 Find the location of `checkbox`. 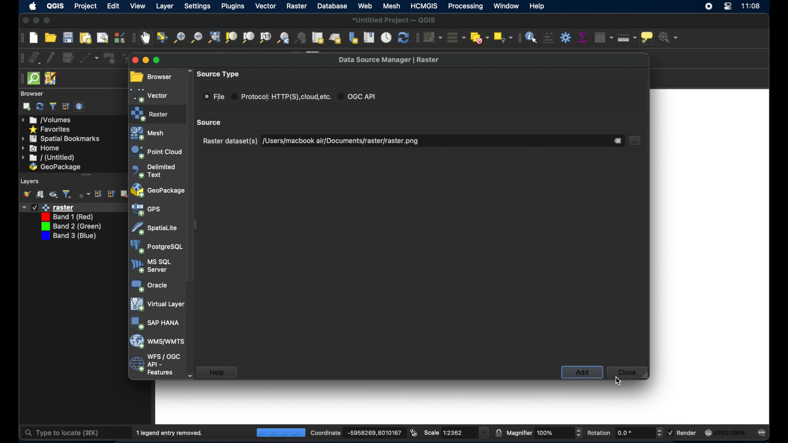

checkbox is located at coordinates (670, 432).